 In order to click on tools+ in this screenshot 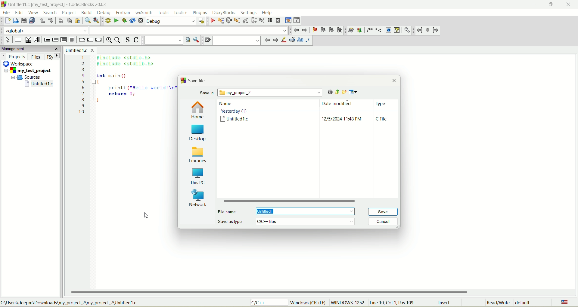, I will do `click(181, 13)`.